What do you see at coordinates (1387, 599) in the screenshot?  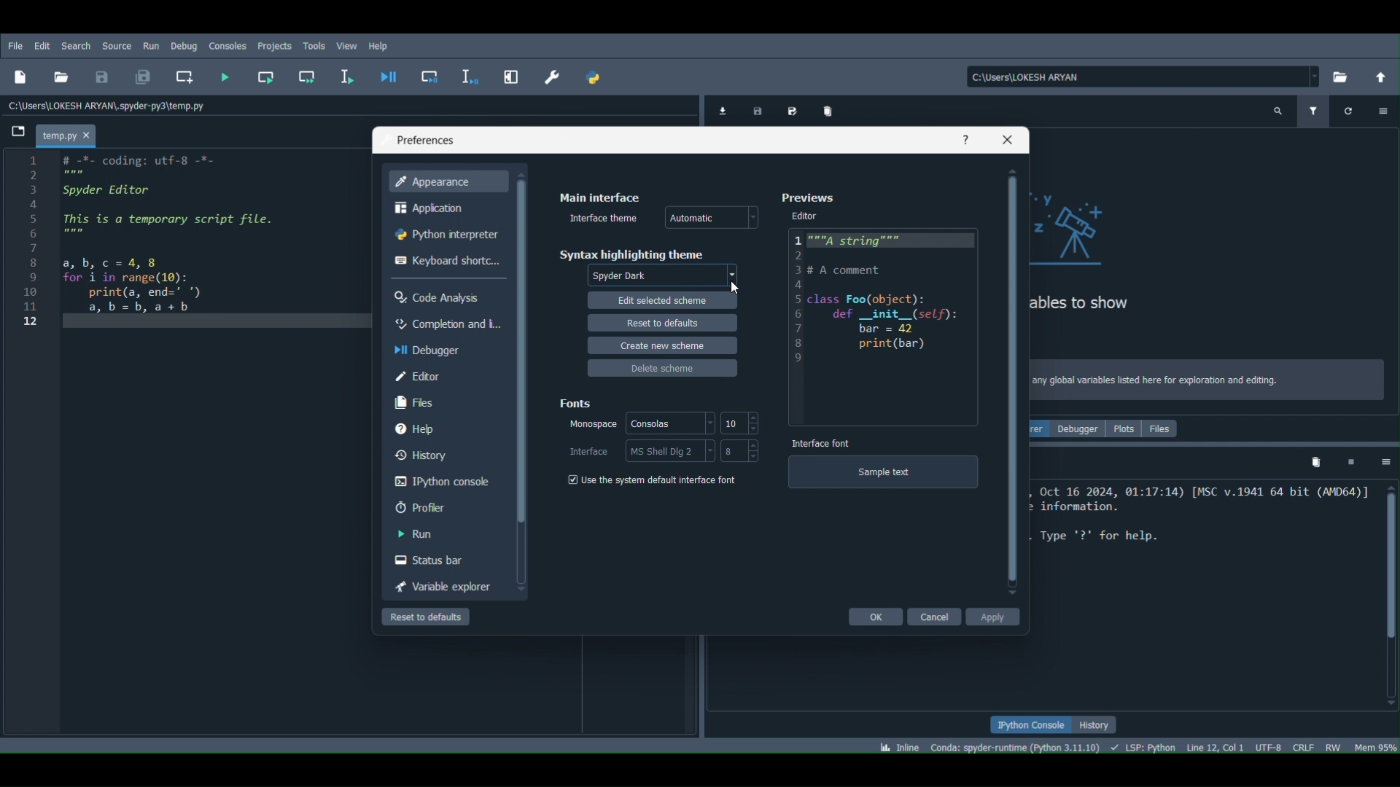 I see `Scrollbar` at bounding box center [1387, 599].